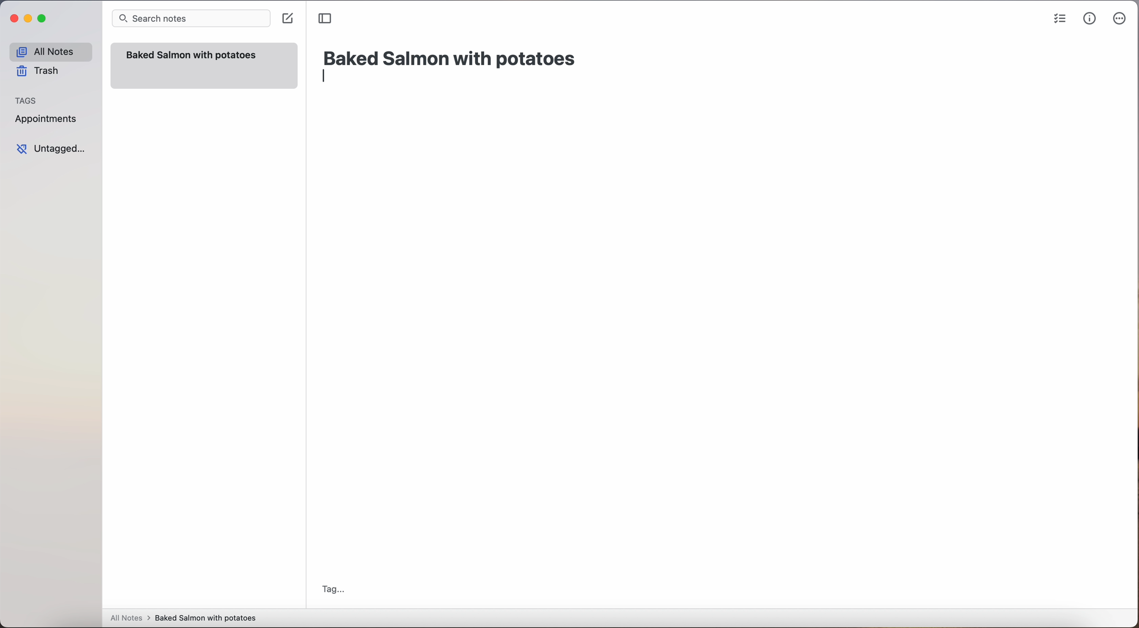 The width and height of the screenshot is (1139, 628). I want to click on all notes > baked Salmon with potatoes, so click(183, 617).